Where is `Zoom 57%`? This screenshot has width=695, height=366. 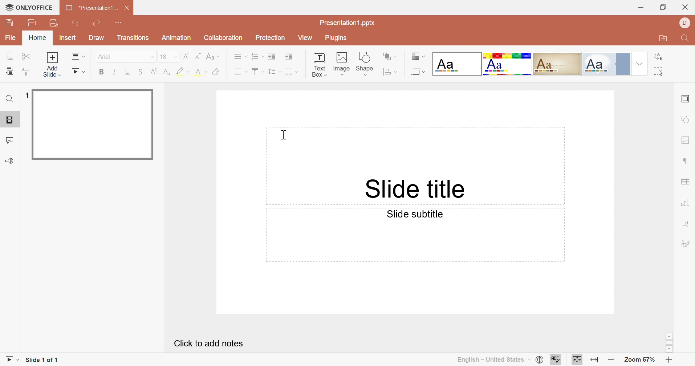 Zoom 57% is located at coordinates (639, 360).